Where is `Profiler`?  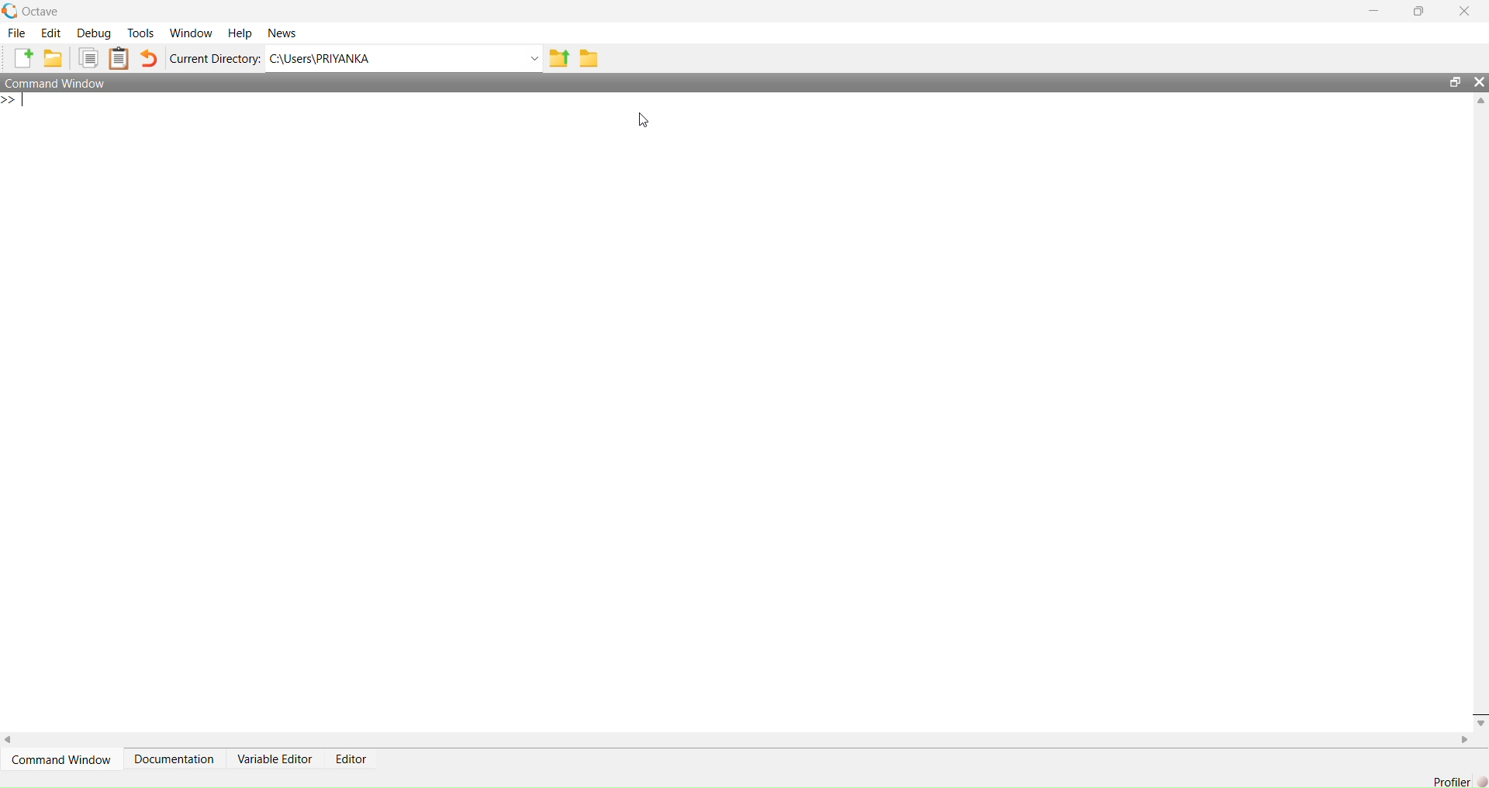 Profiler is located at coordinates (1456, 779).